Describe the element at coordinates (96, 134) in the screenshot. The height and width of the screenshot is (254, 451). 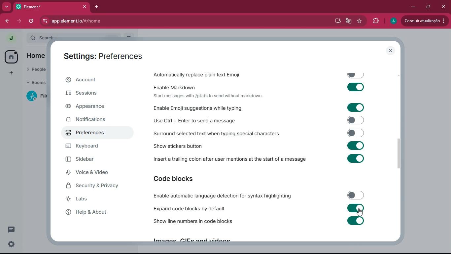
I see `preferences` at that location.